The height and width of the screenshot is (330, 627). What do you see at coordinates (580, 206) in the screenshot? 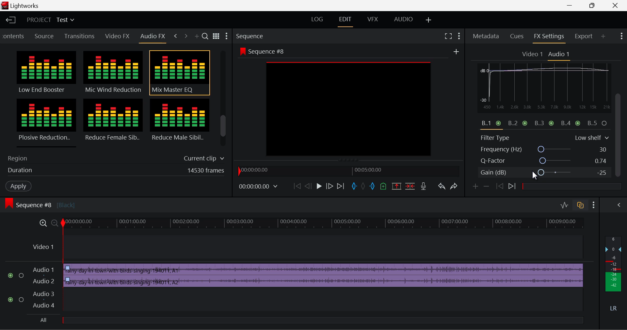
I see `Toggle Auto Track Sync` at bounding box center [580, 206].